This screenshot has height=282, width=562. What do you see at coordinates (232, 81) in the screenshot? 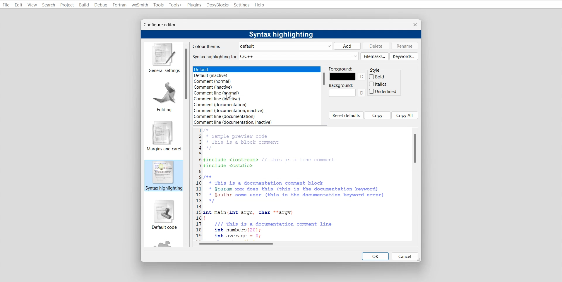
I see `Comment (normal)` at bounding box center [232, 81].